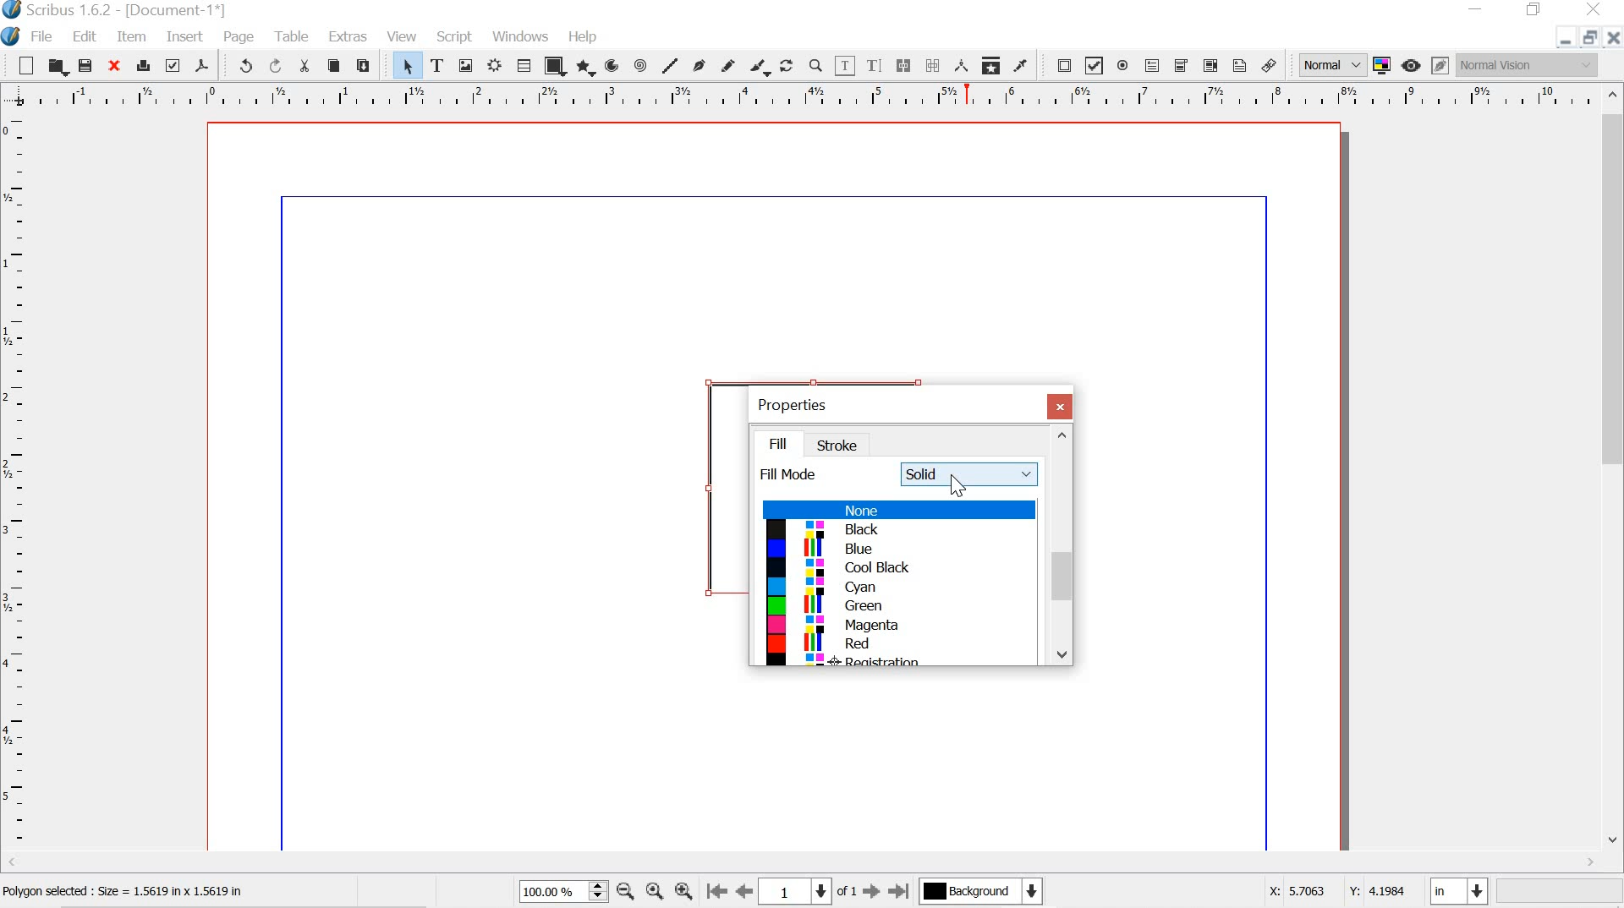  I want to click on pdf radio button, so click(1125, 66).